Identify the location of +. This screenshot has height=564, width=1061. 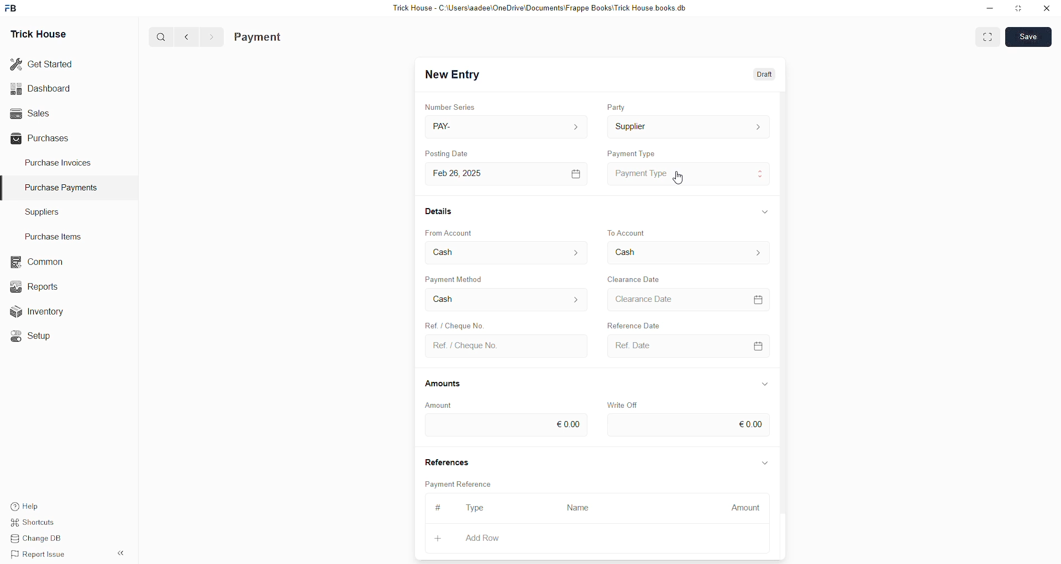
(437, 539).